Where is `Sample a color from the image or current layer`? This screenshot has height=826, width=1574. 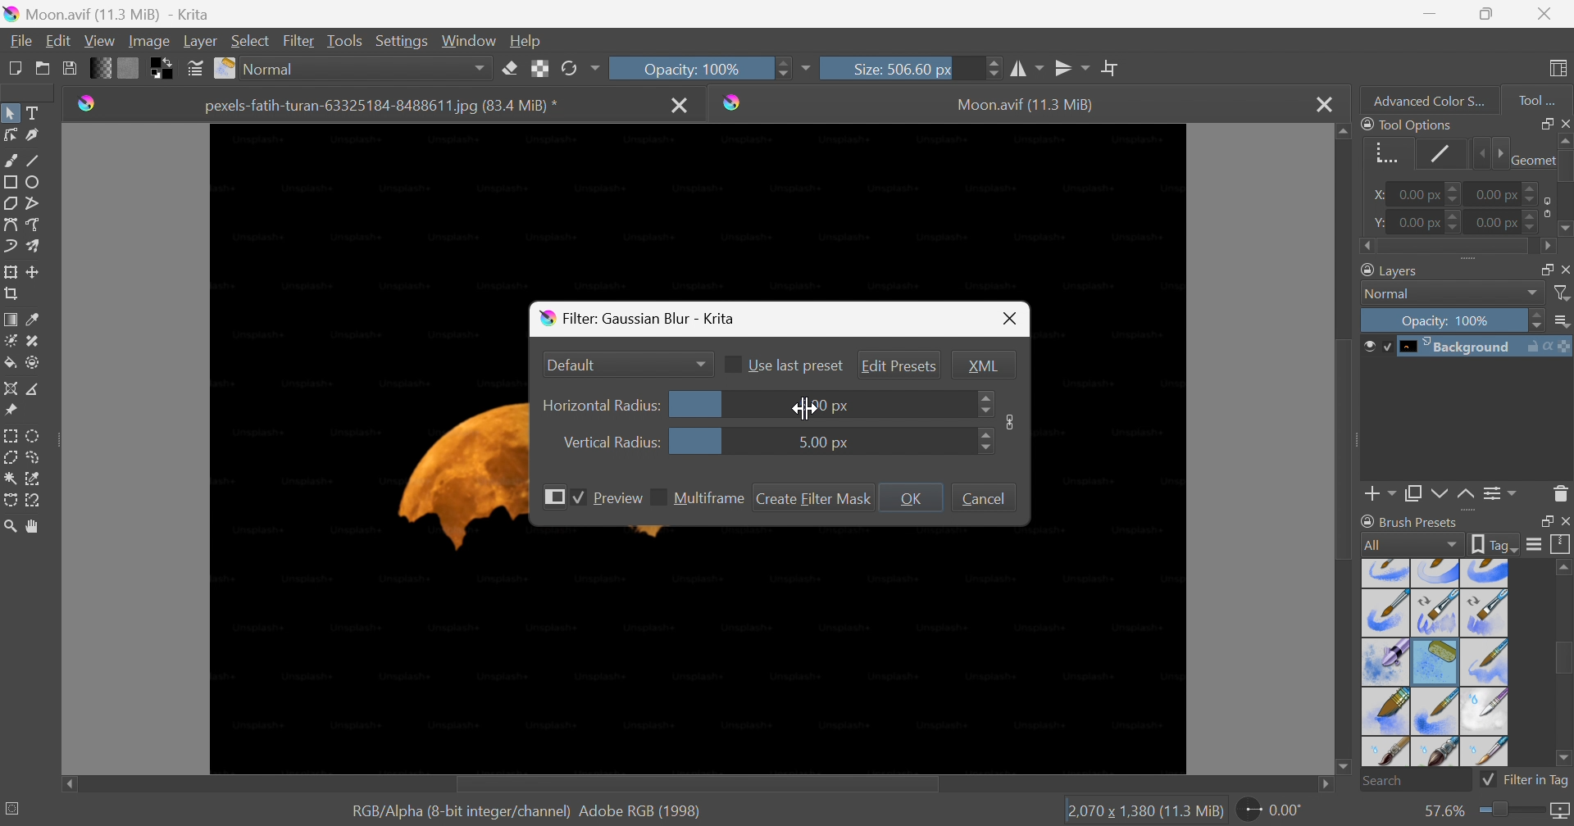
Sample a color from the image or current layer is located at coordinates (32, 316).